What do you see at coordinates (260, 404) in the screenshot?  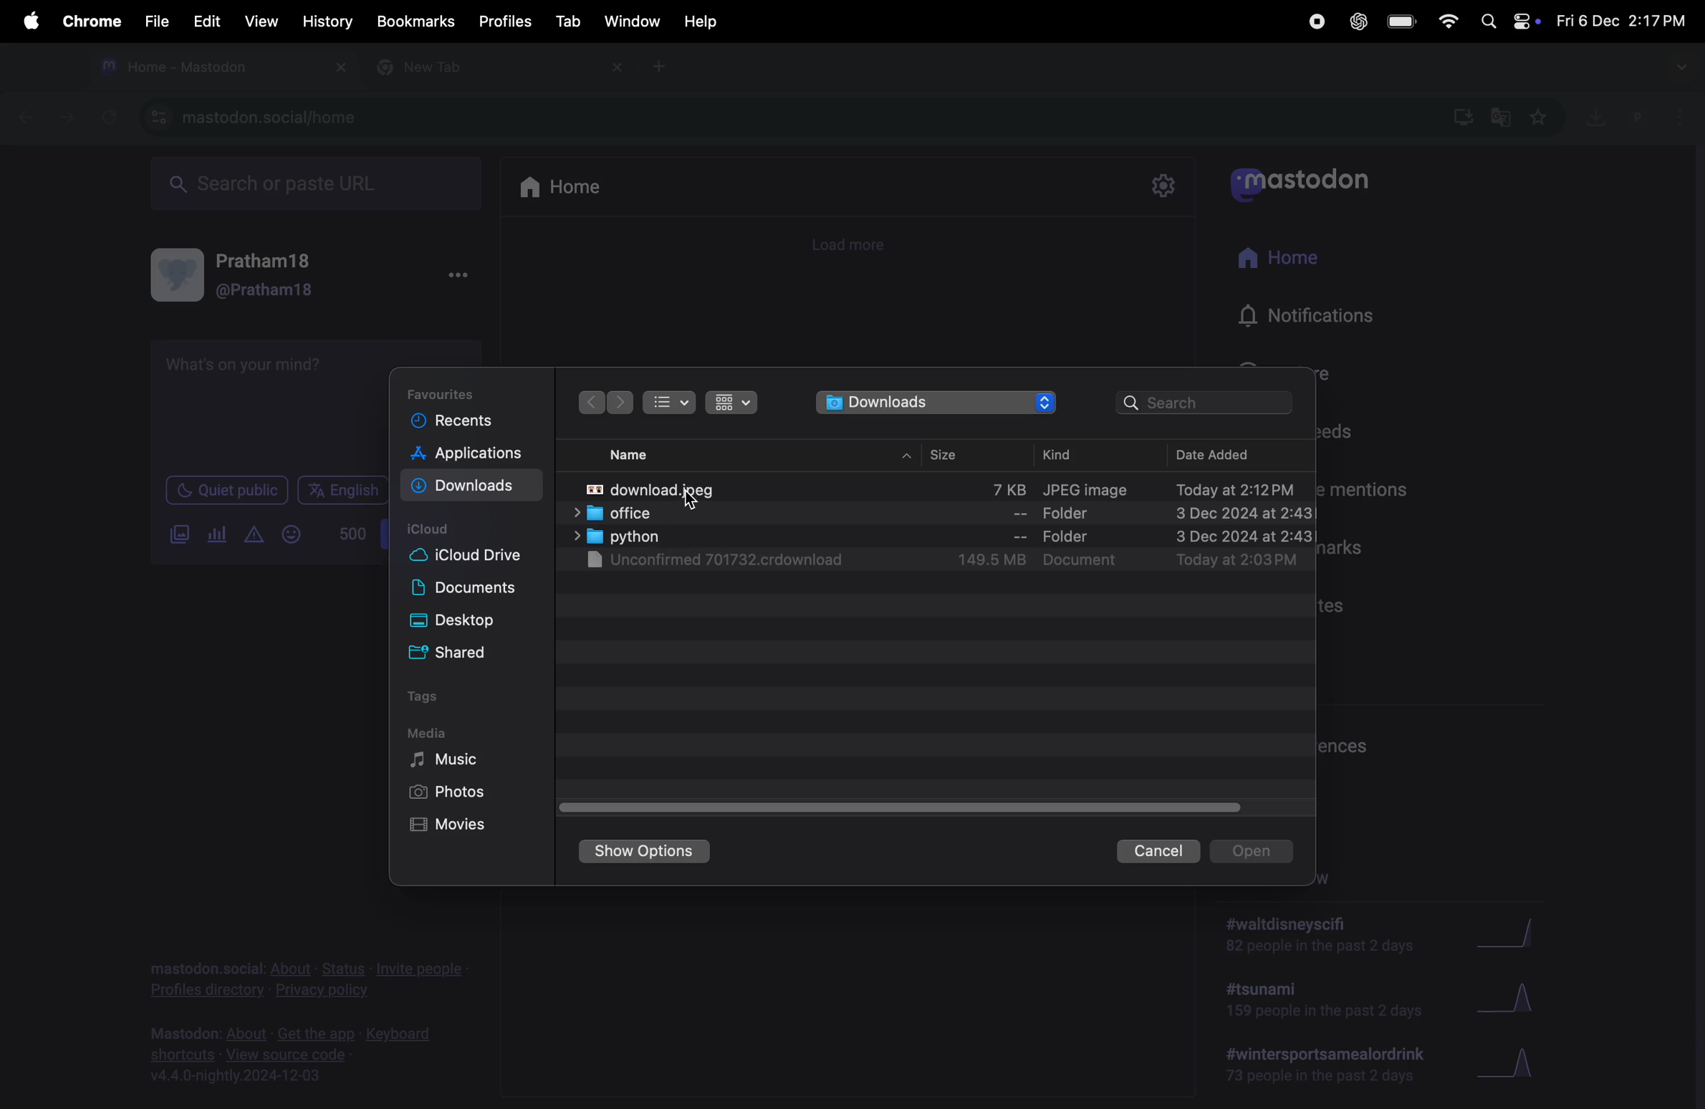 I see `text box` at bounding box center [260, 404].